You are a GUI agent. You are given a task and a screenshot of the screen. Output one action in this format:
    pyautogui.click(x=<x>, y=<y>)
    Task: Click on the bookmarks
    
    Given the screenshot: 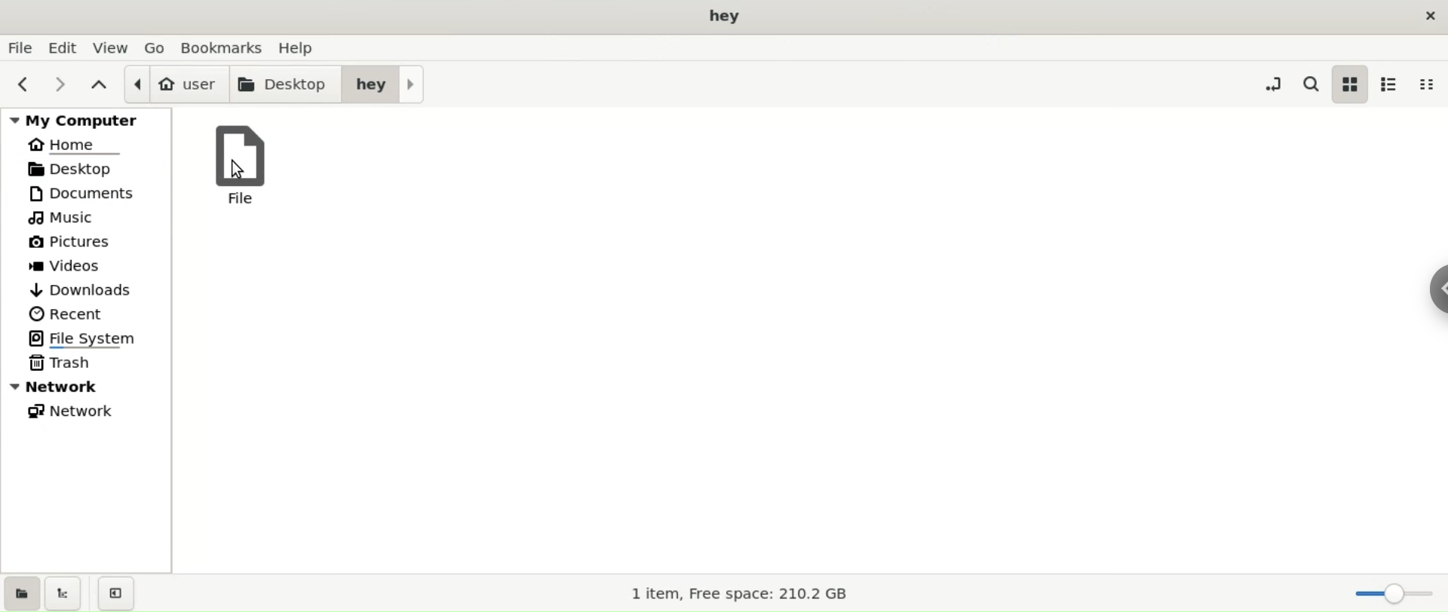 What is the action you would take?
    pyautogui.click(x=224, y=47)
    